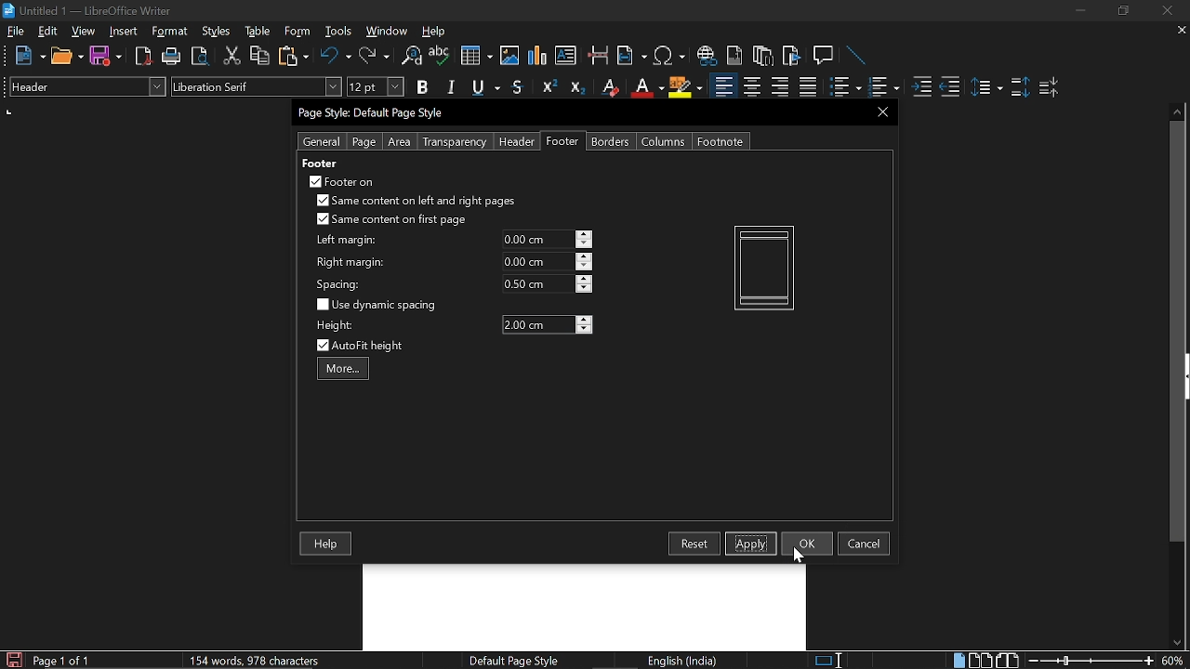 The image size is (1190, 669). Describe the element at coordinates (258, 86) in the screenshot. I see `Text style` at that location.